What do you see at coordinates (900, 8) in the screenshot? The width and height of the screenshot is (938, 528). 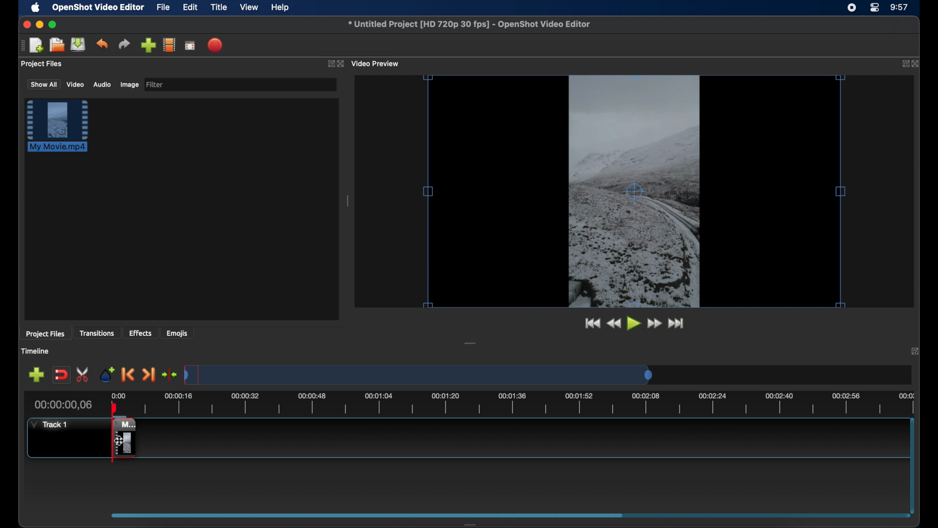 I see `time` at bounding box center [900, 8].